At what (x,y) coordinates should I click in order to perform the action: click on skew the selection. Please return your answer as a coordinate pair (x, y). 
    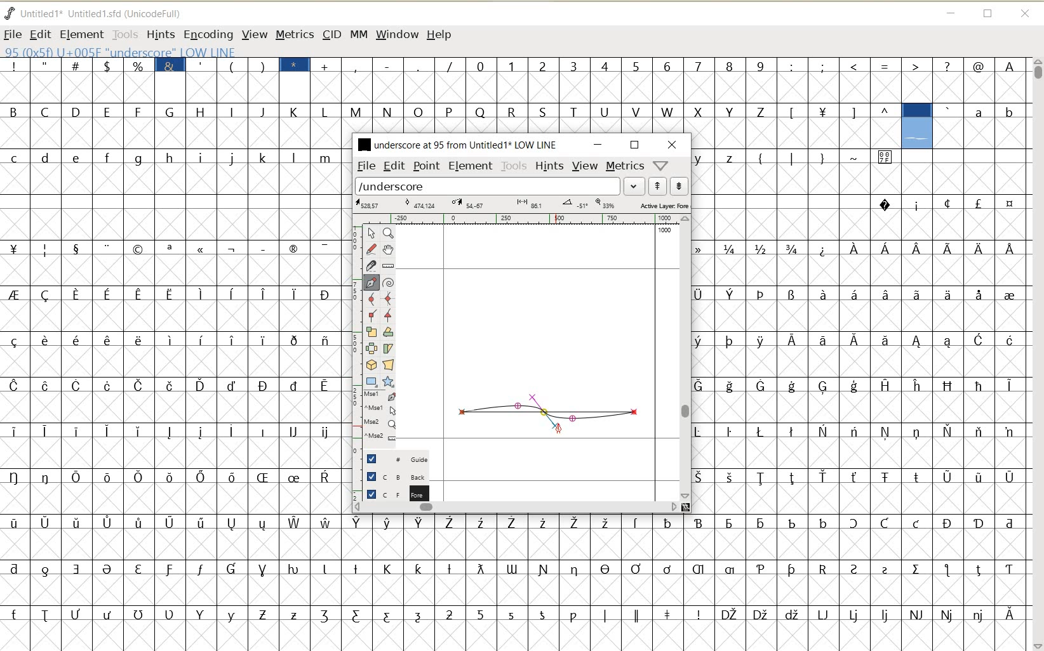
    Looking at the image, I should click on (387, 349).